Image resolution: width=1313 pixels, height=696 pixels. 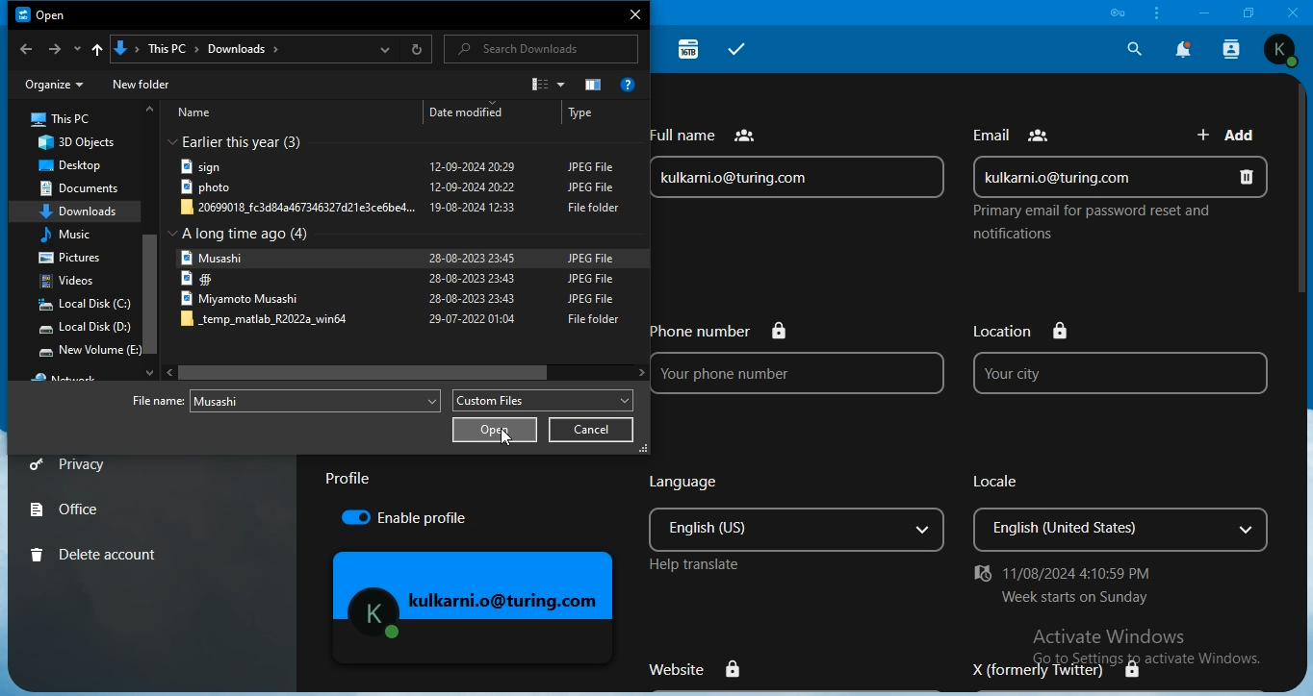 What do you see at coordinates (1244, 12) in the screenshot?
I see `restore window` at bounding box center [1244, 12].